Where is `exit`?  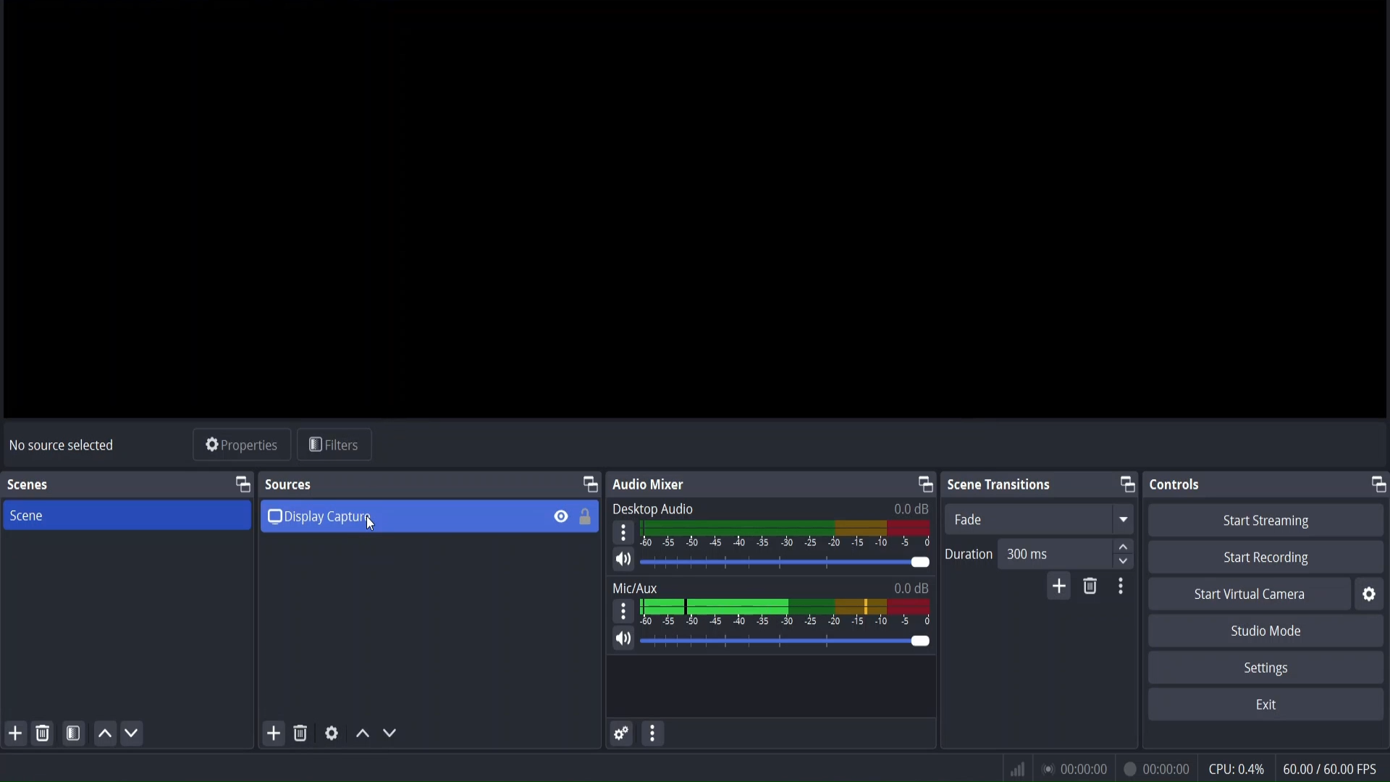
exit is located at coordinates (1266, 705).